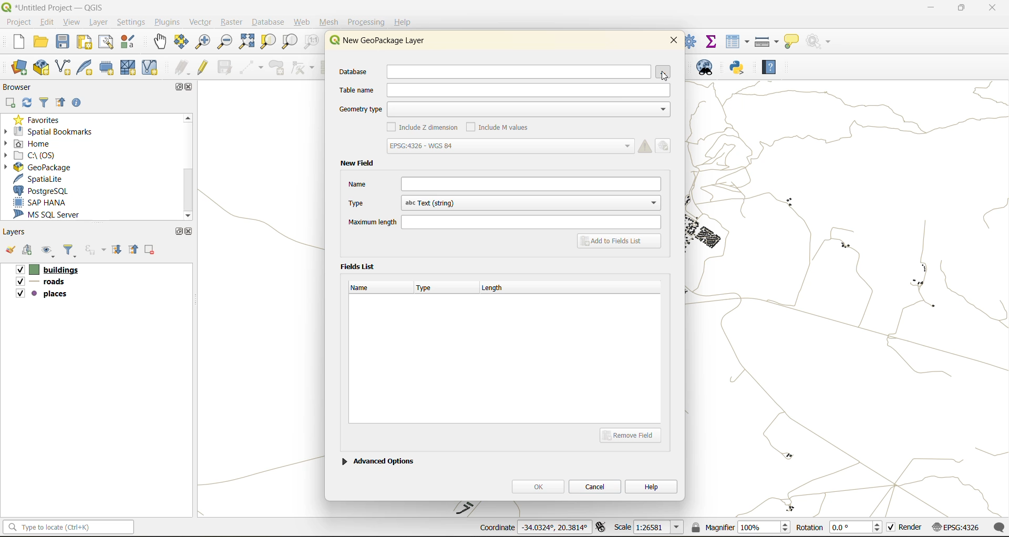 The width and height of the screenshot is (1009, 537). Describe the element at coordinates (357, 163) in the screenshot. I see `new field` at that location.